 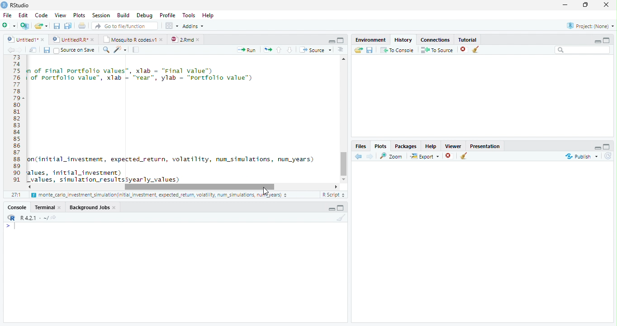 I want to click on Search, so click(x=583, y=50).